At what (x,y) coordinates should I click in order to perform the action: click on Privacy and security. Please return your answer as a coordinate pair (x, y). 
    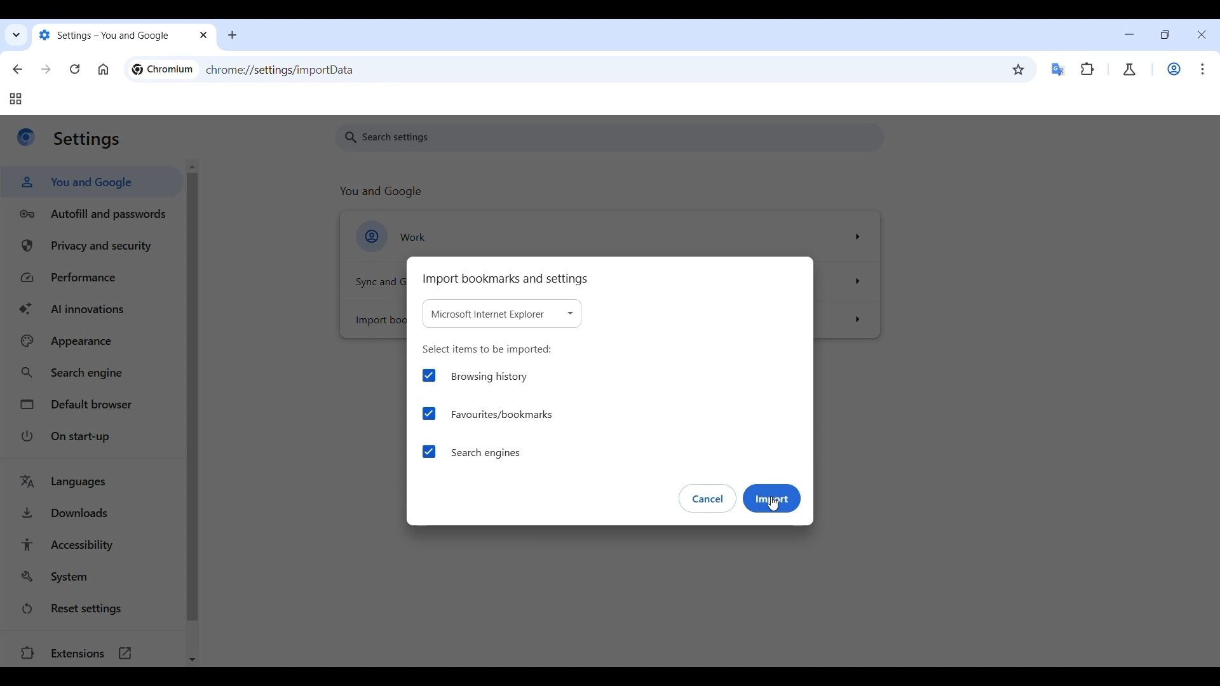
    Looking at the image, I should click on (95, 246).